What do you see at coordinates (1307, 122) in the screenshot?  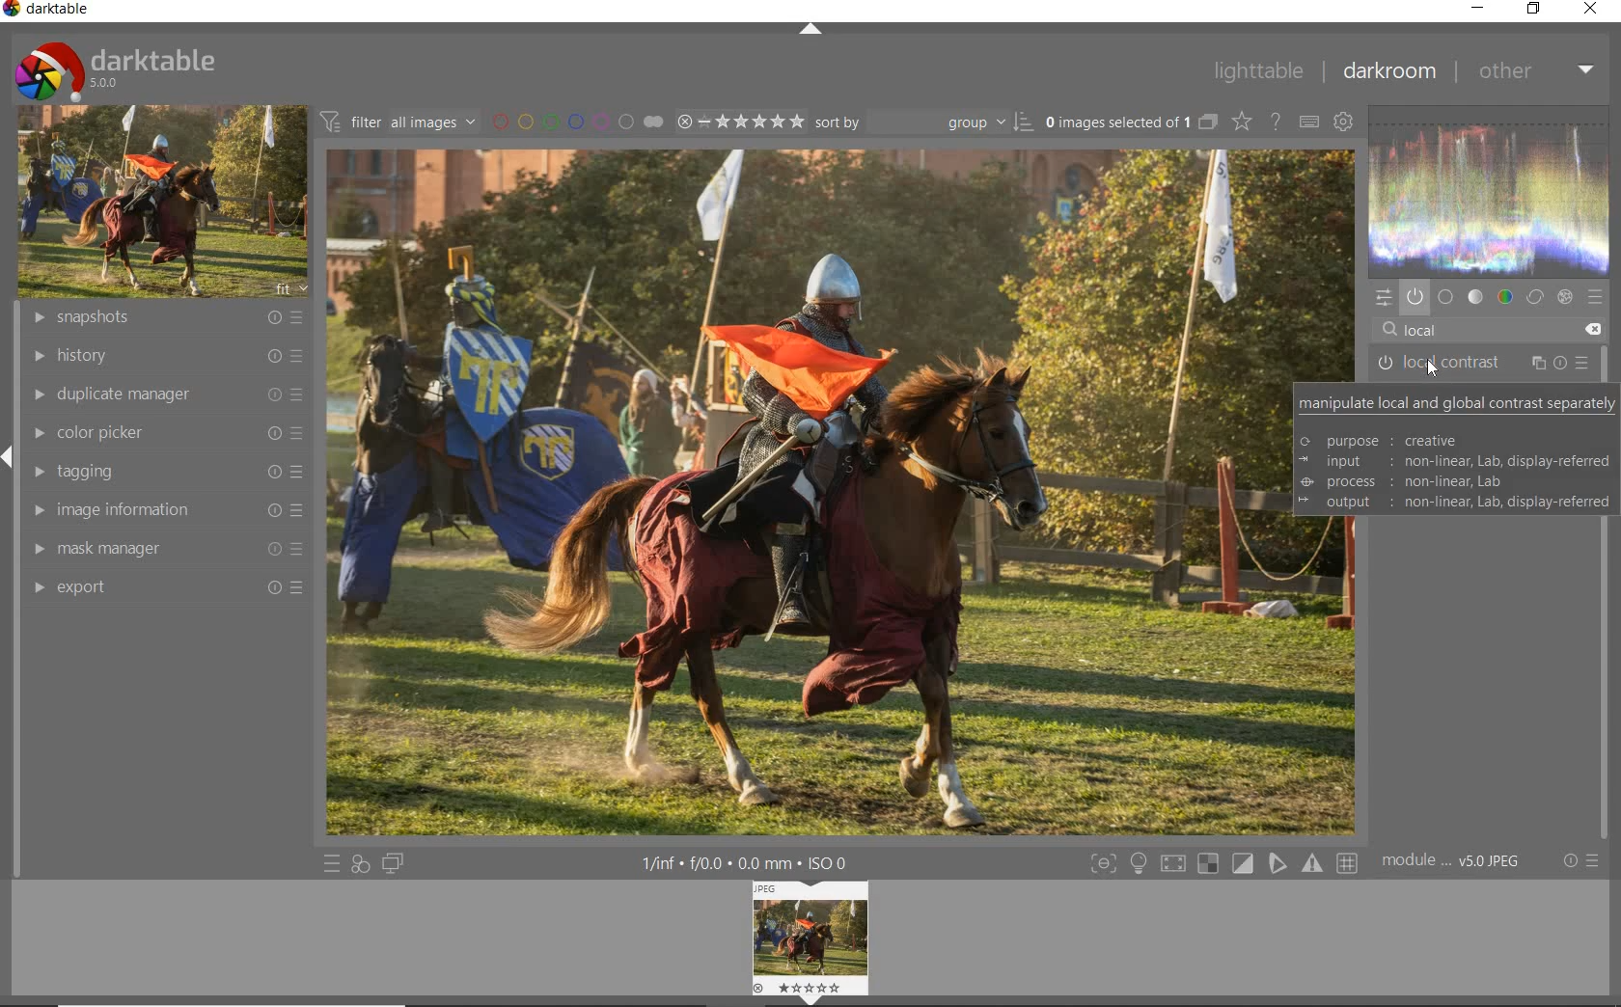 I see `define keyboard shortcuts` at bounding box center [1307, 122].